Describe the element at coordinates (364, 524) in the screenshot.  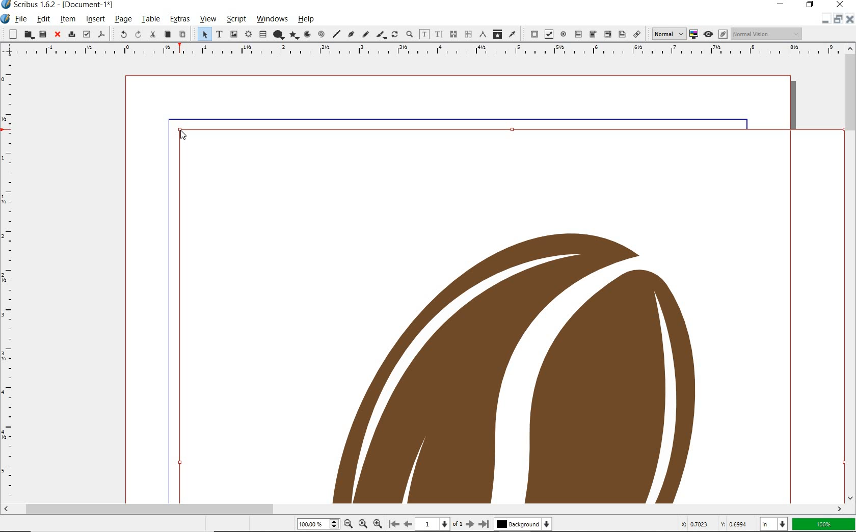
I see `Zoom to 100%` at that location.